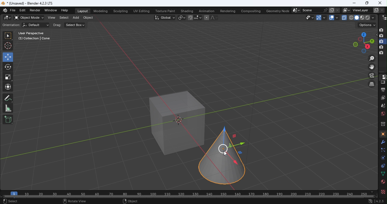  What do you see at coordinates (382, 150) in the screenshot?
I see `Particles` at bounding box center [382, 150].